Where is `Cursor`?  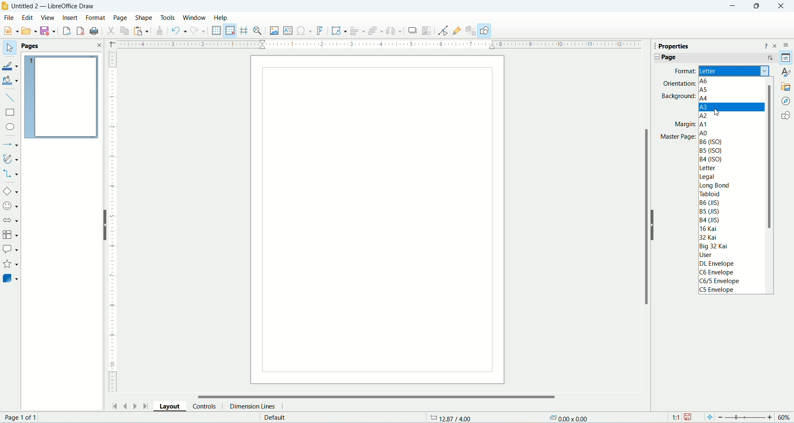 Cursor is located at coordinates (720, 113).